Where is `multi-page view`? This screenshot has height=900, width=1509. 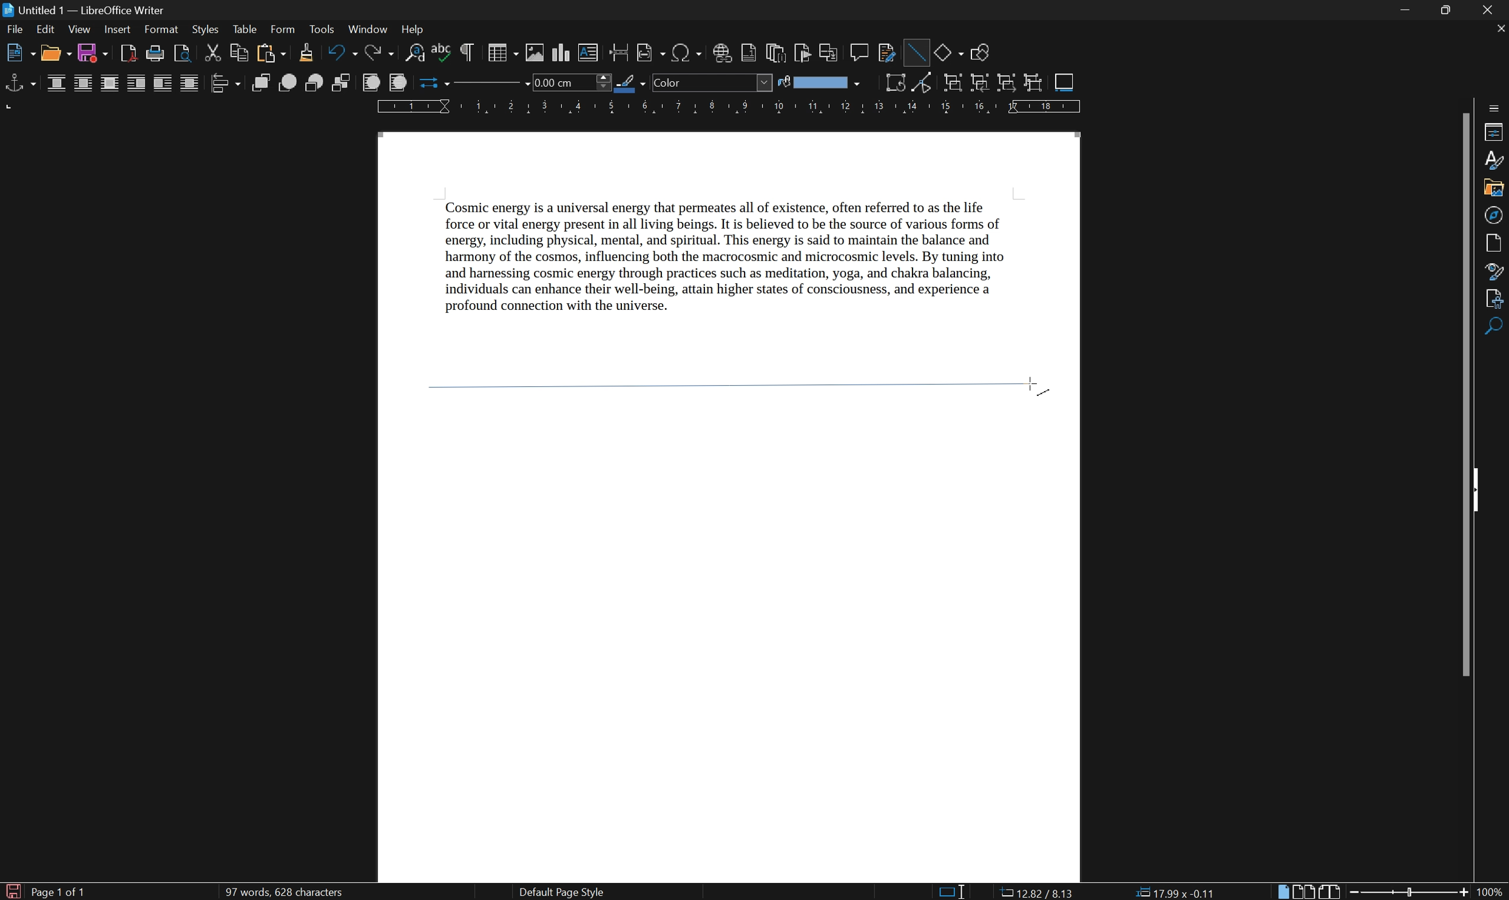 multi-page view is located at coordinates (1306, 892).